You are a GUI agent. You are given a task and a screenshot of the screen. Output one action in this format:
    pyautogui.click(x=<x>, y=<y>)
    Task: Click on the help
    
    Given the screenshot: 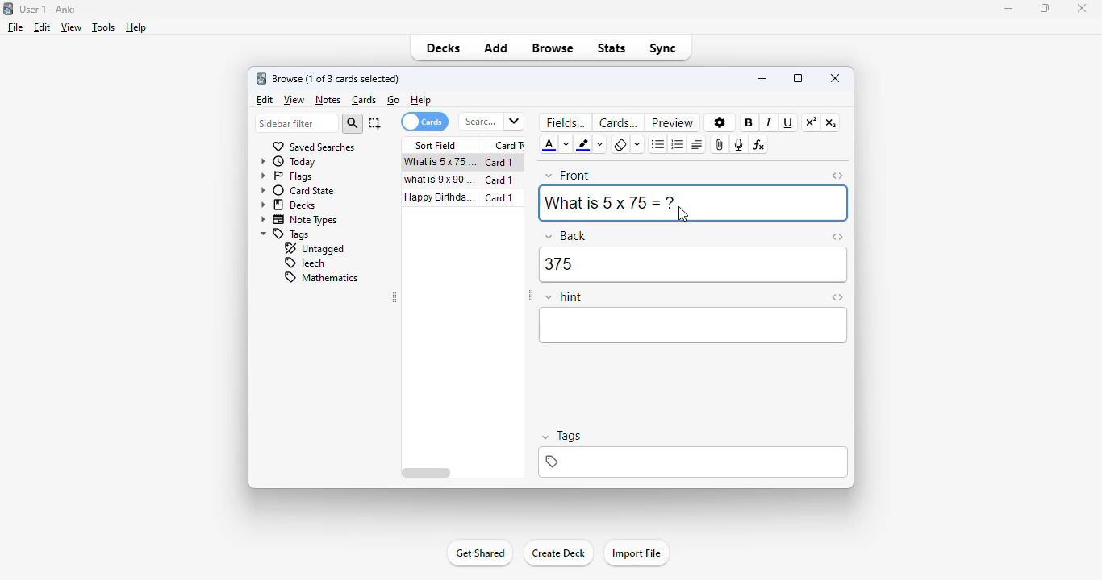 What is the action you would take?
    pyautogui.click(x=421, y=100)
    